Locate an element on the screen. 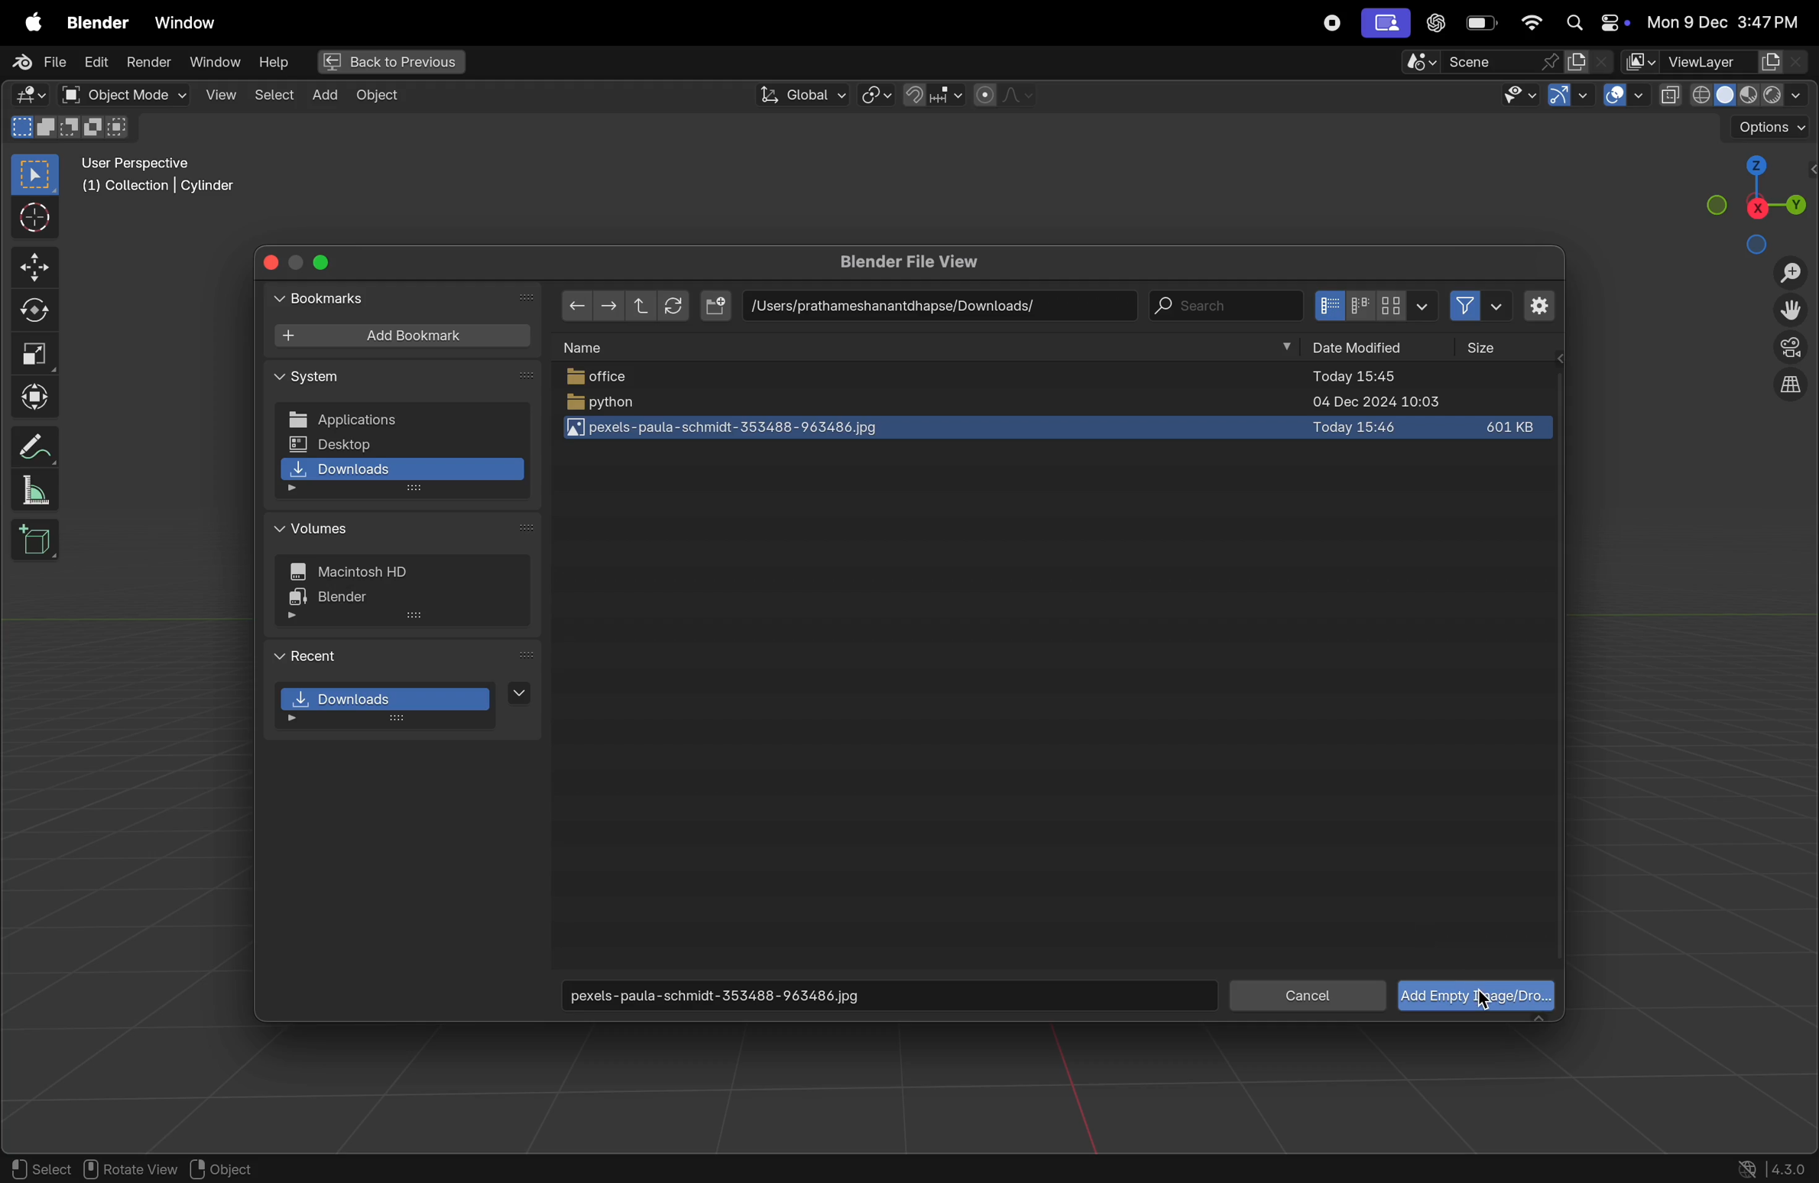  edit is located at coordinates (97, 63).